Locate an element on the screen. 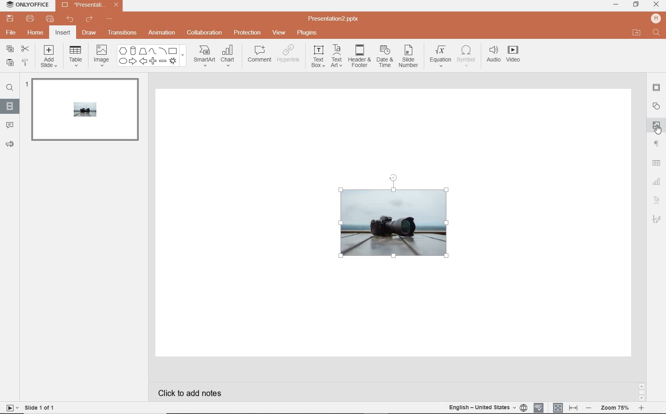 The width and height of the screenshot is (666, 414). redo is located at coordinates (90, 20).